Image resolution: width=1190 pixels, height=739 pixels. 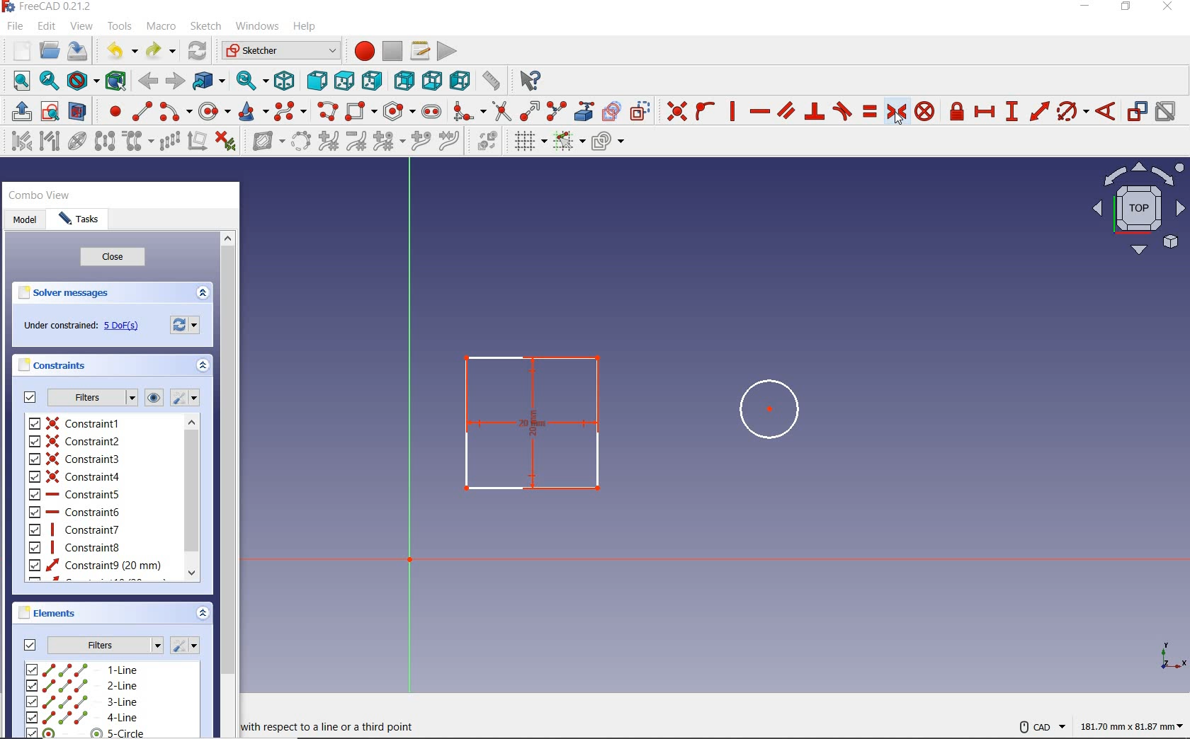 What do you see at coordinates (49, 110) in the screenshot?
I see `create sketch` at bounding box center [49, 110].